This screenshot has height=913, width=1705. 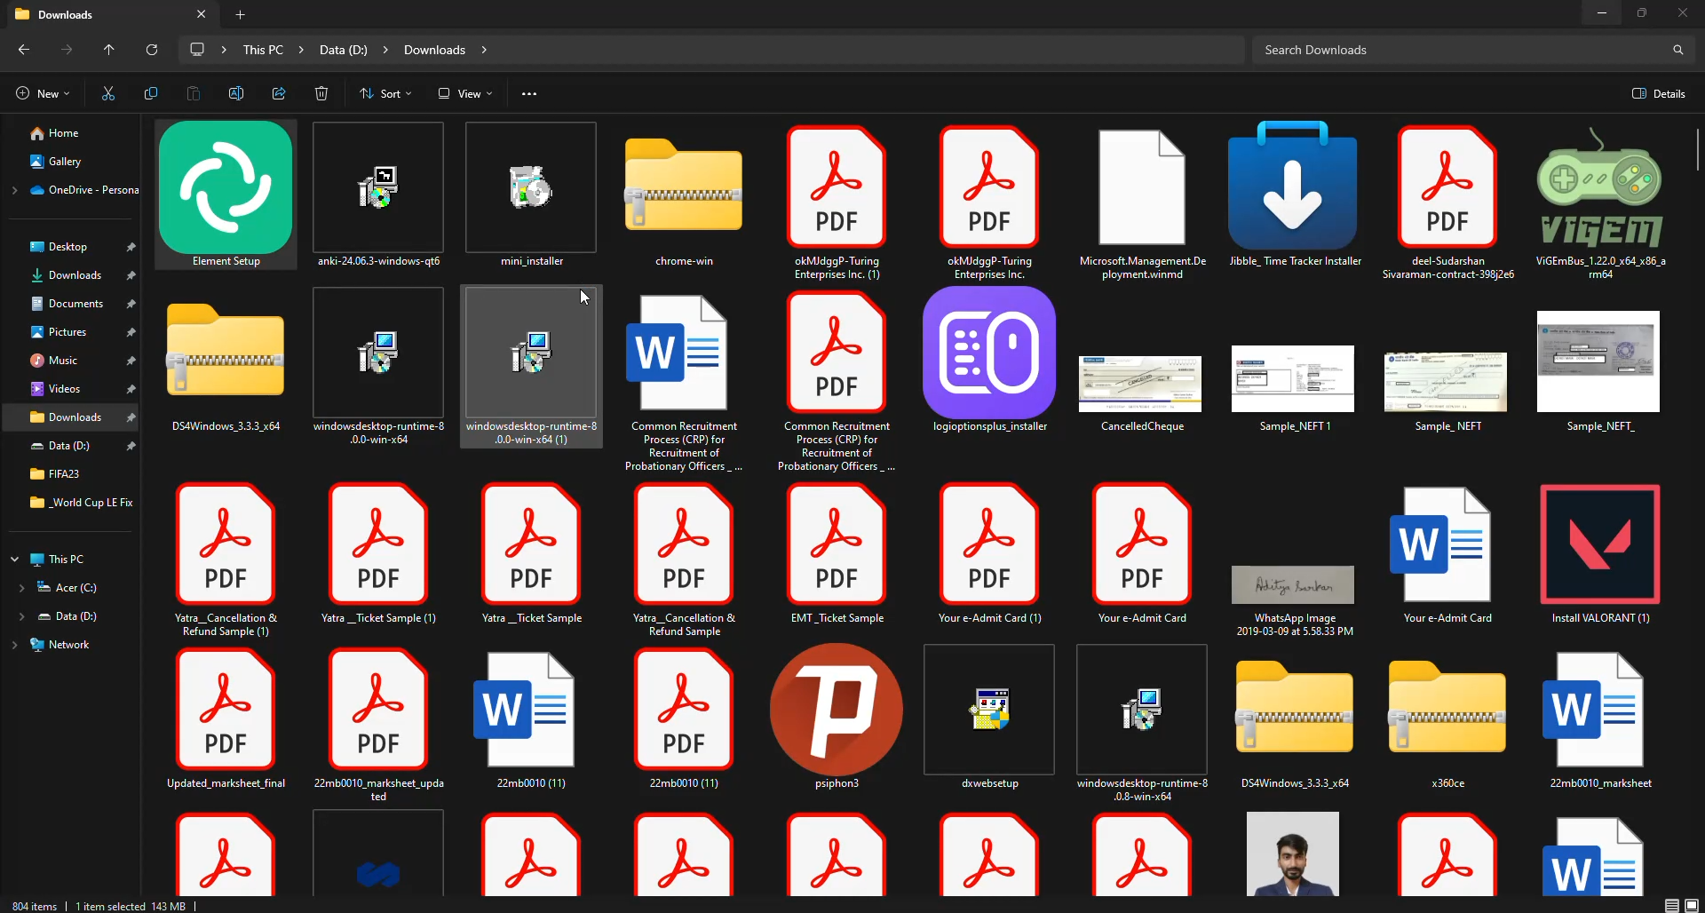 What do you see at coordinates (1639, 13) in the screenshot?
I see `maximize` at bounding box center [1639, 13].